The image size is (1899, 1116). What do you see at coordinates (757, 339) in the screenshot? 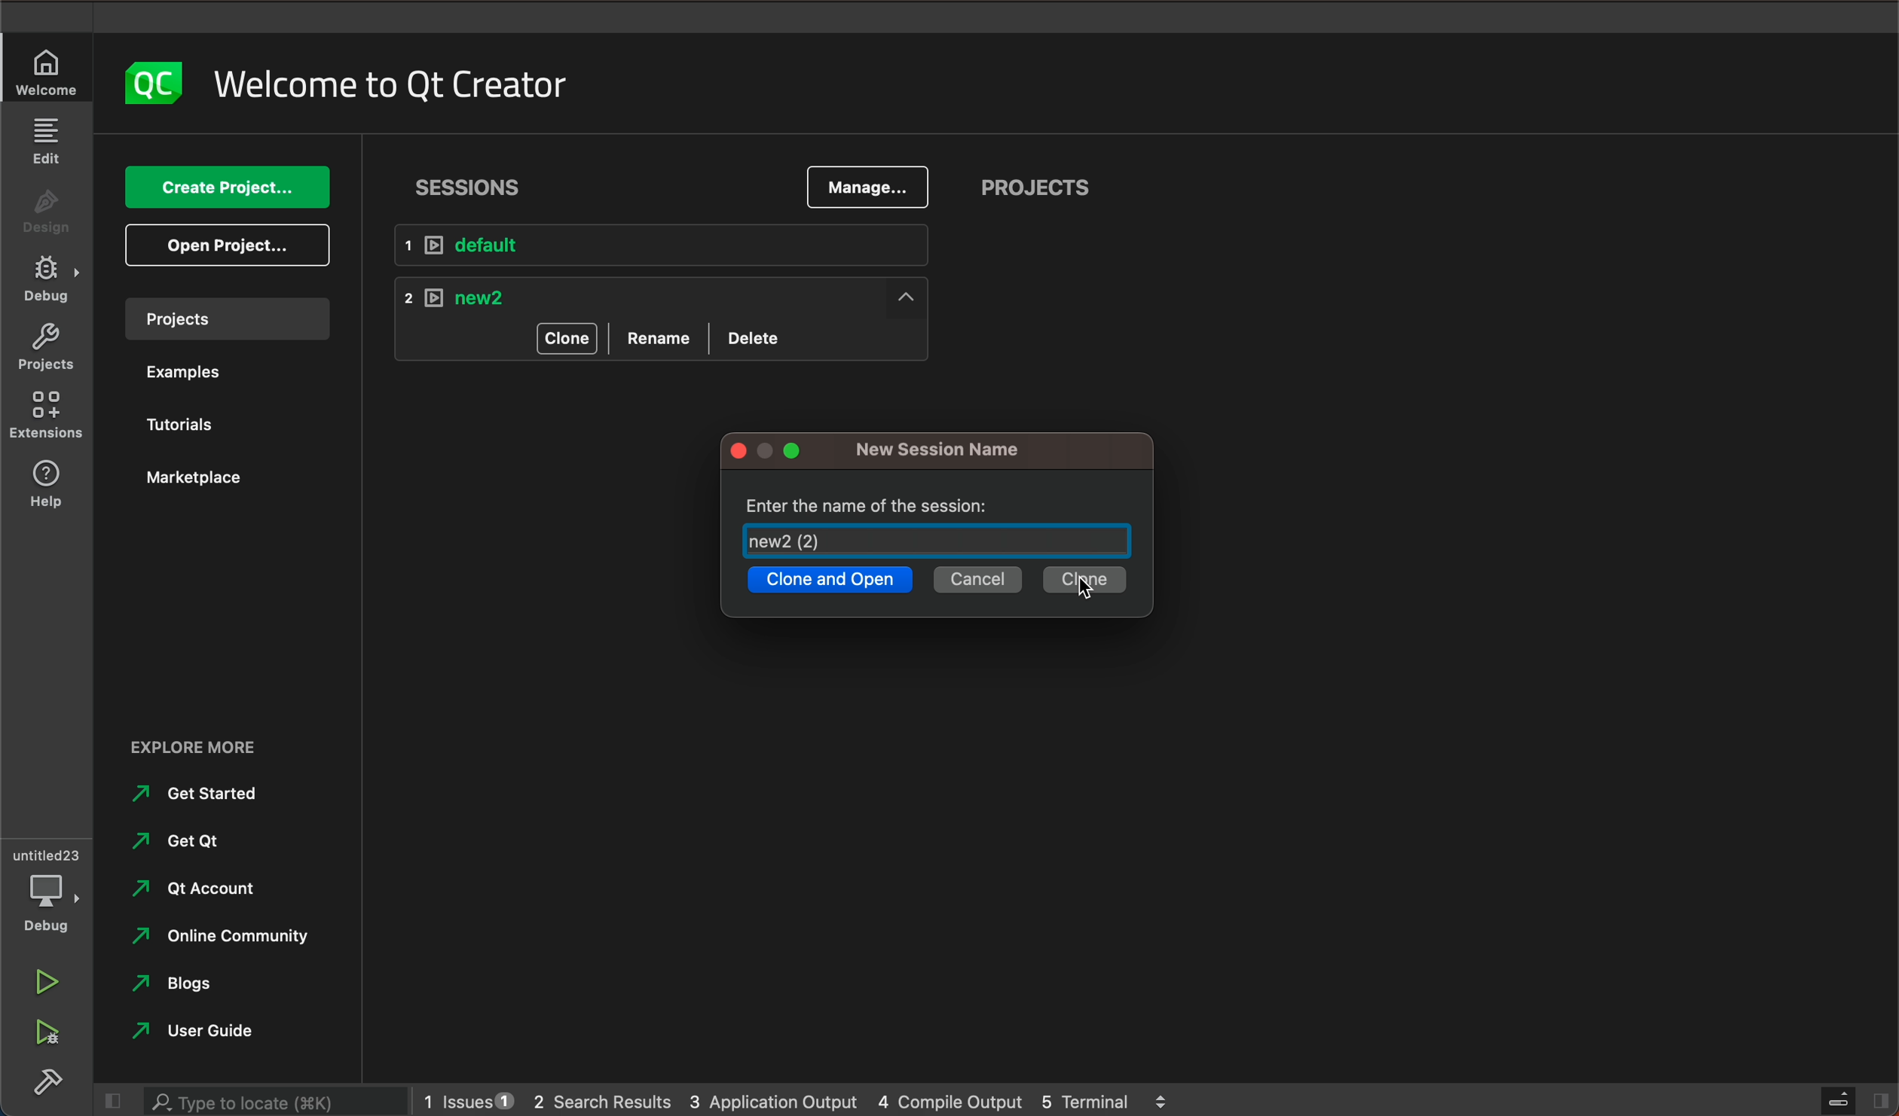
I see `delete` at bounding box center [757, 339].